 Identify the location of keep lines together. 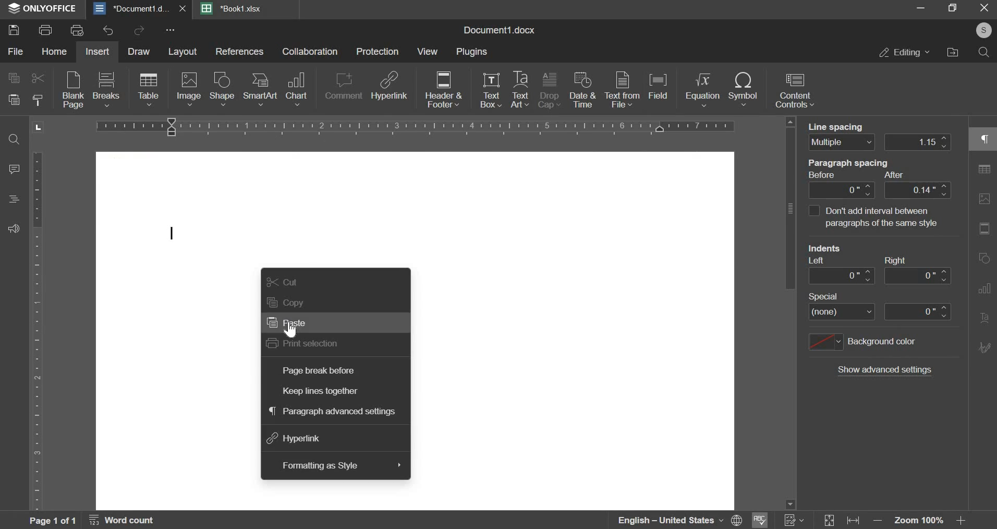
(321, 391).